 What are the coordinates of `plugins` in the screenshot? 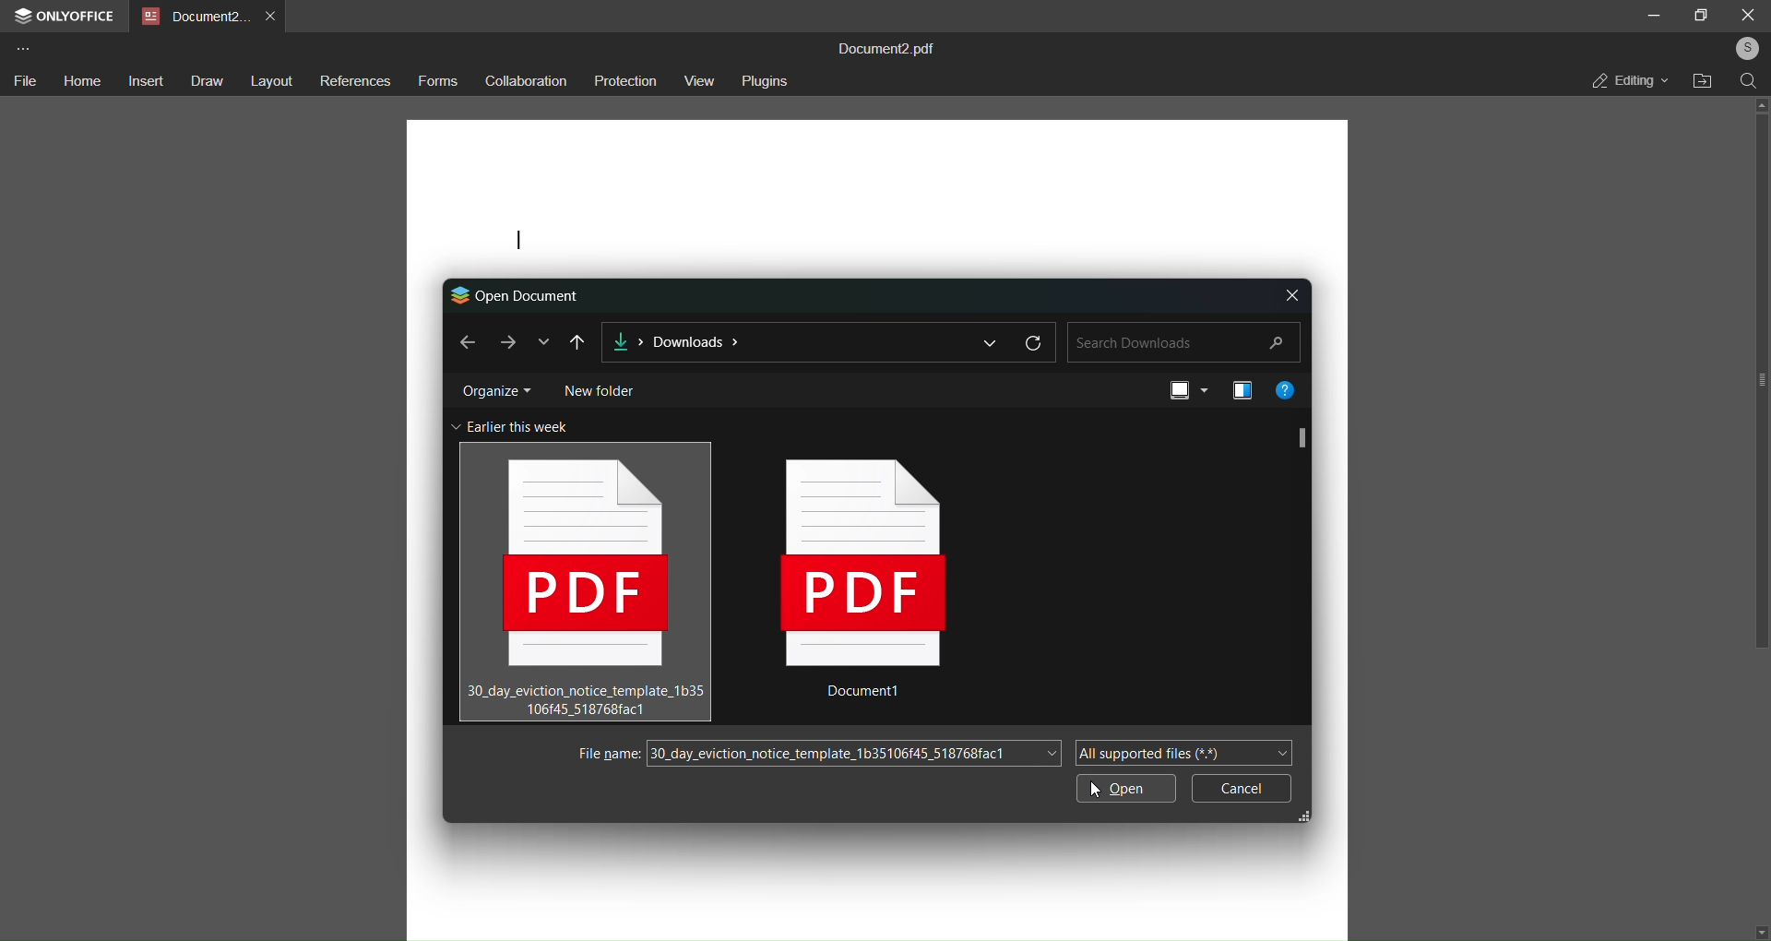 It's located at (767, 79).